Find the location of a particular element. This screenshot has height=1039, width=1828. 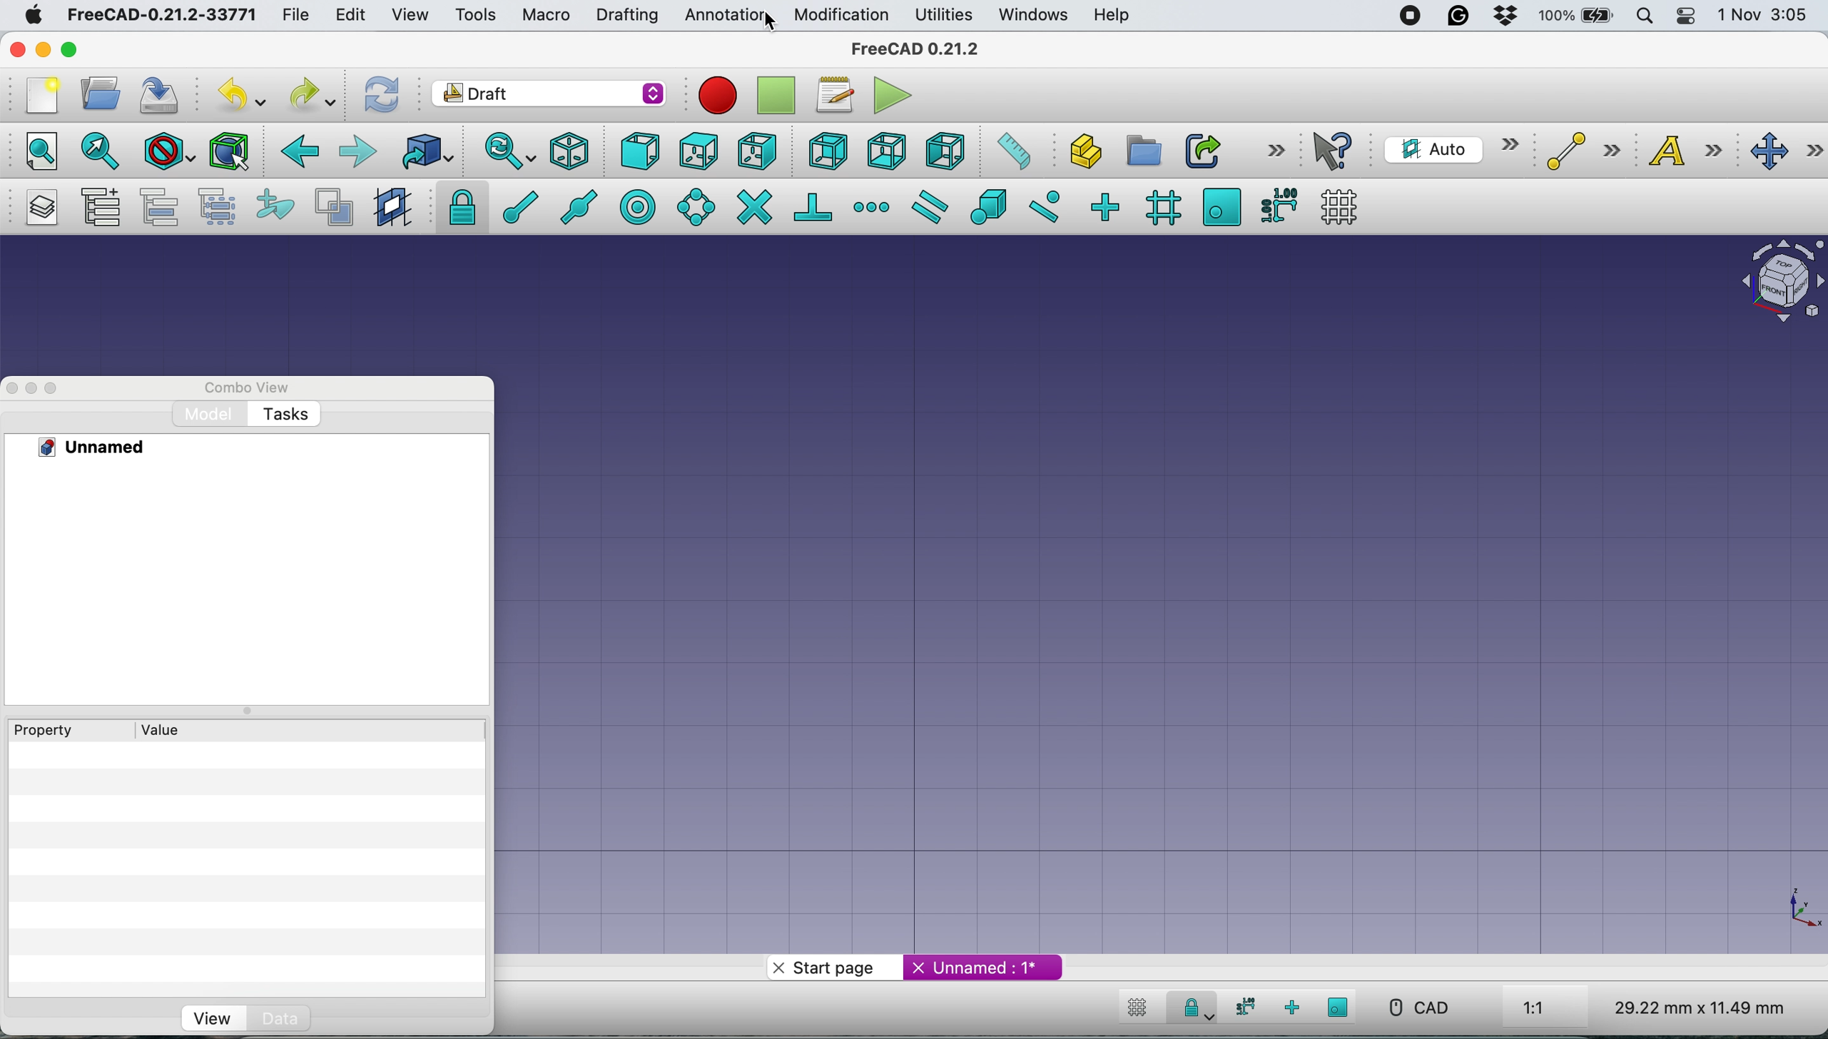

dimensions is located at coordinates (1695, 1007).